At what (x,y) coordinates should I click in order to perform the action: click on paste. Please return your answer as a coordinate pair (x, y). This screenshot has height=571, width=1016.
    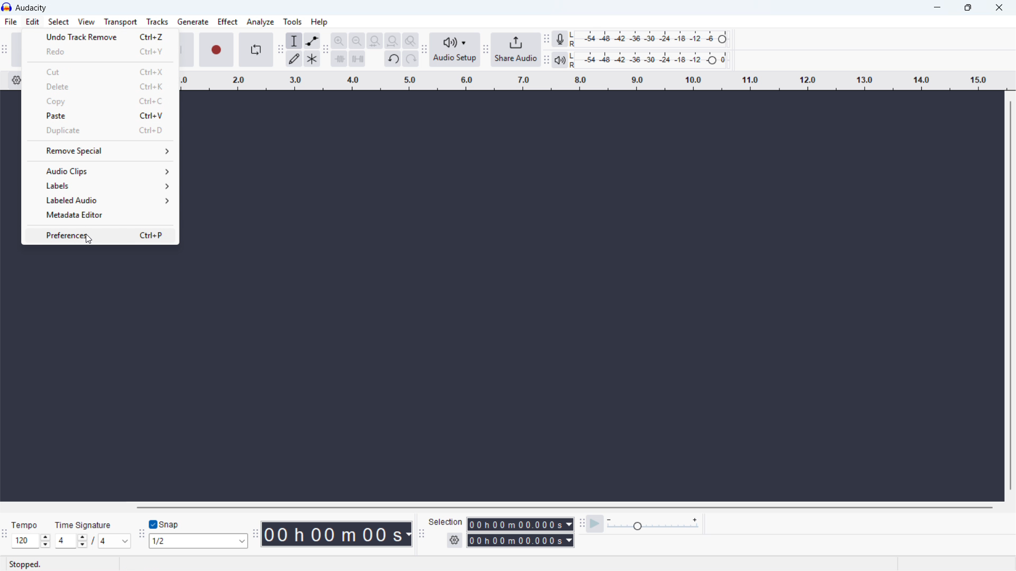
    Looking at the image, I should click on (100, 116).